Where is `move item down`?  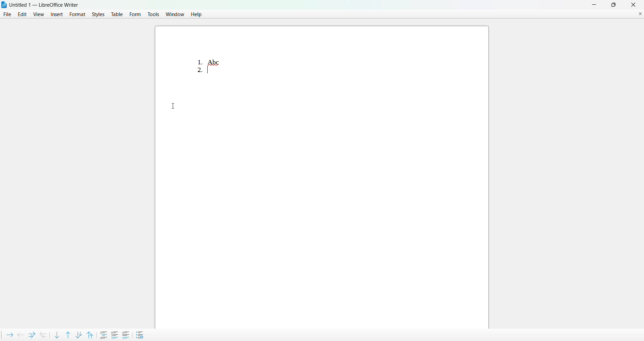
move item down is located at coordinates (57, 335).